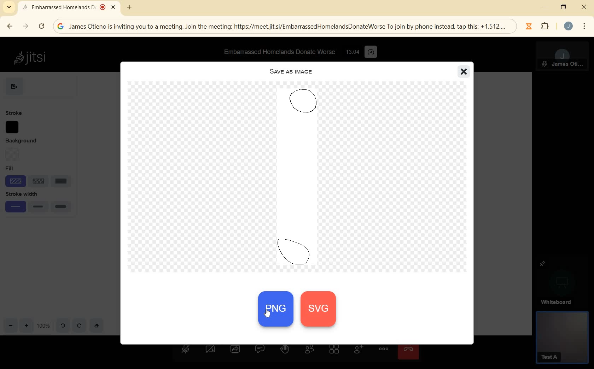  What do you see at coordinates (63, 326) in the screenshot?
I see `undo` at bounding box center [63, 326].